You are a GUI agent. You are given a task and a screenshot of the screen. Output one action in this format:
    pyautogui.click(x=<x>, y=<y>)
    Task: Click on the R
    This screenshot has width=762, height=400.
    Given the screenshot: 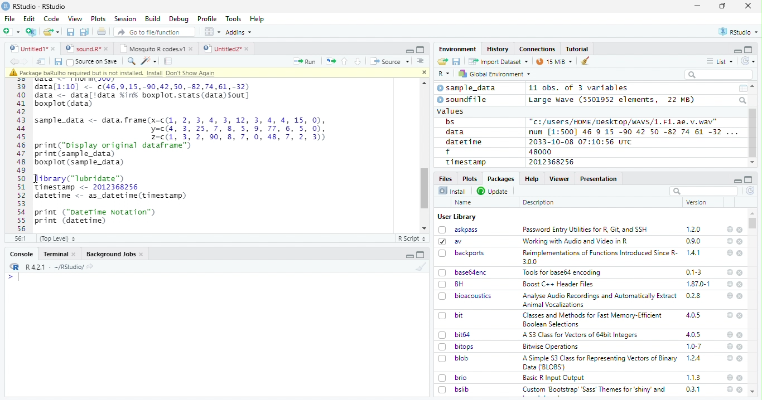 What is the action you would take?
    pyautogui.click(x=444, y=74)
    